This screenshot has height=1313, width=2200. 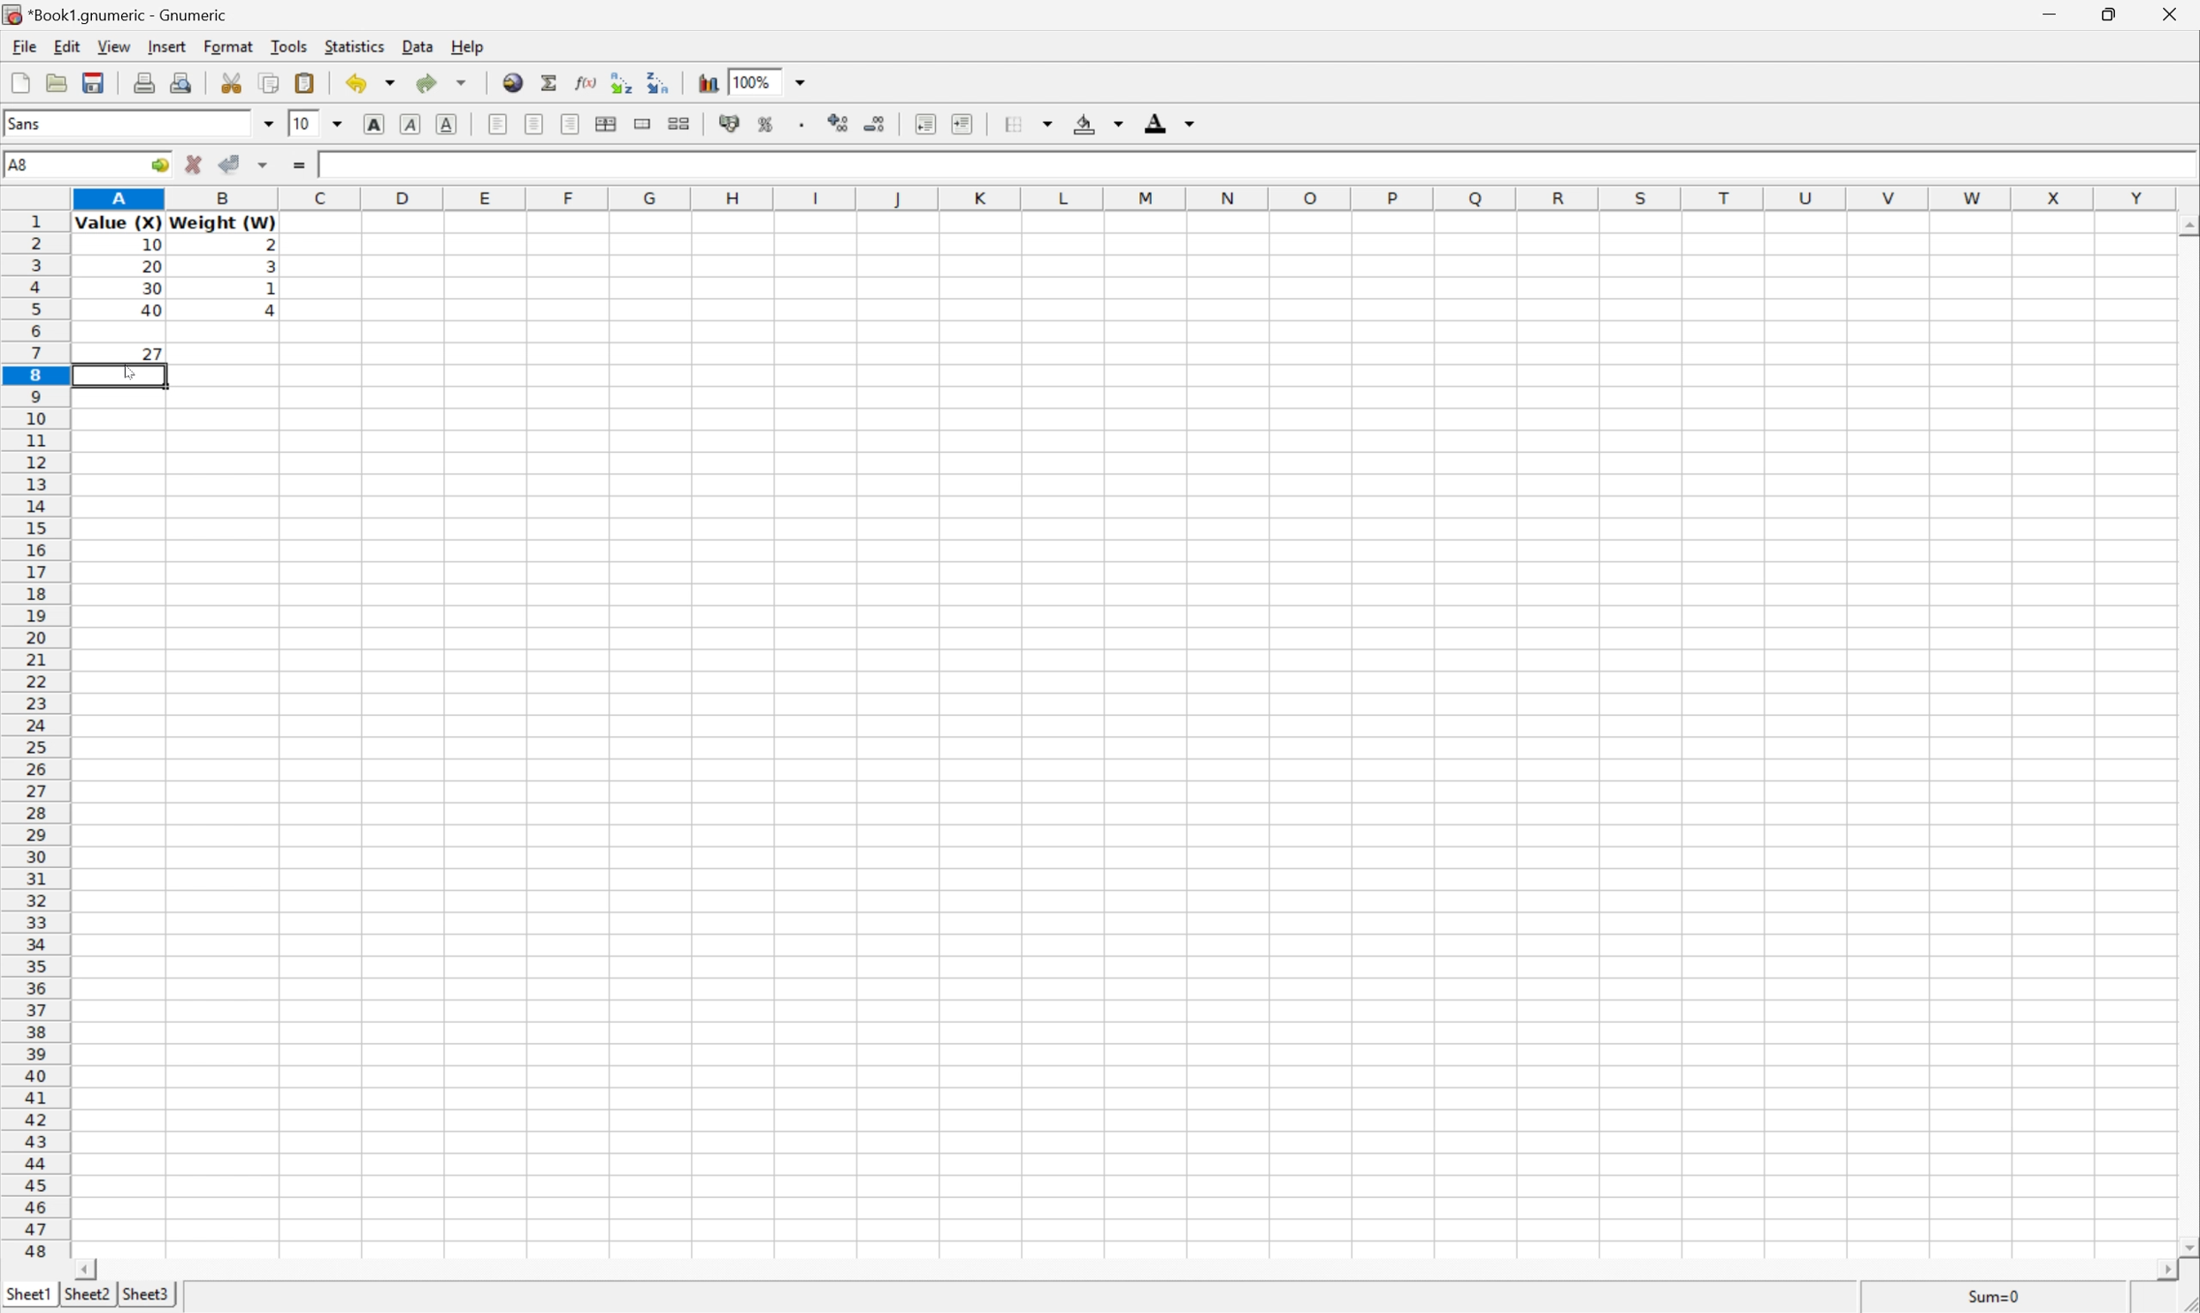 I want to click on Weight (W), so click(x=223, y=221).